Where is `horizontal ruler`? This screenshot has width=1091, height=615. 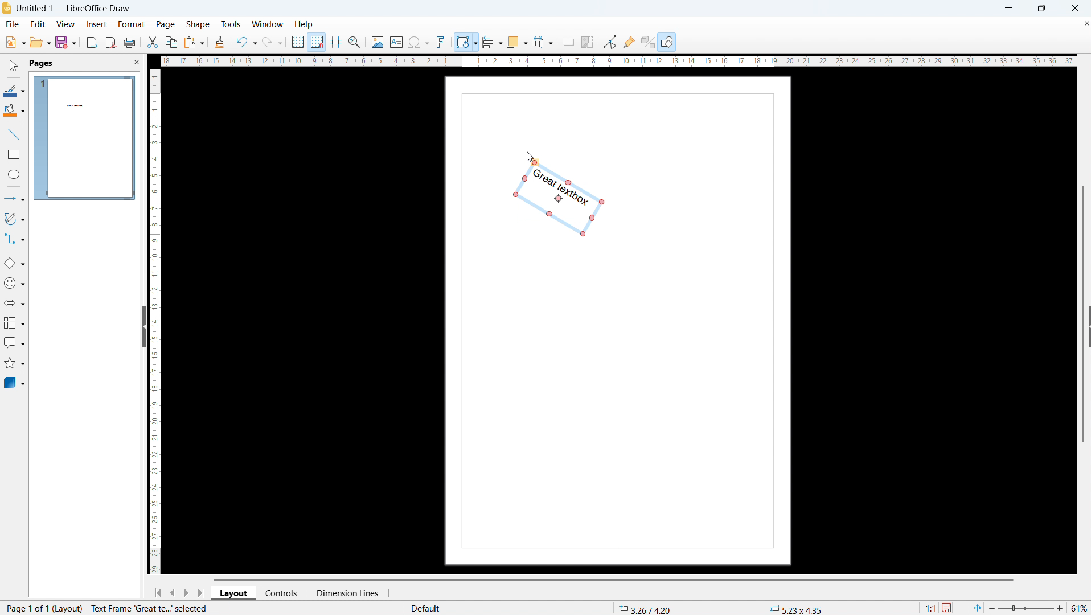
horizontal ruler is located at coordinates (618, 62).